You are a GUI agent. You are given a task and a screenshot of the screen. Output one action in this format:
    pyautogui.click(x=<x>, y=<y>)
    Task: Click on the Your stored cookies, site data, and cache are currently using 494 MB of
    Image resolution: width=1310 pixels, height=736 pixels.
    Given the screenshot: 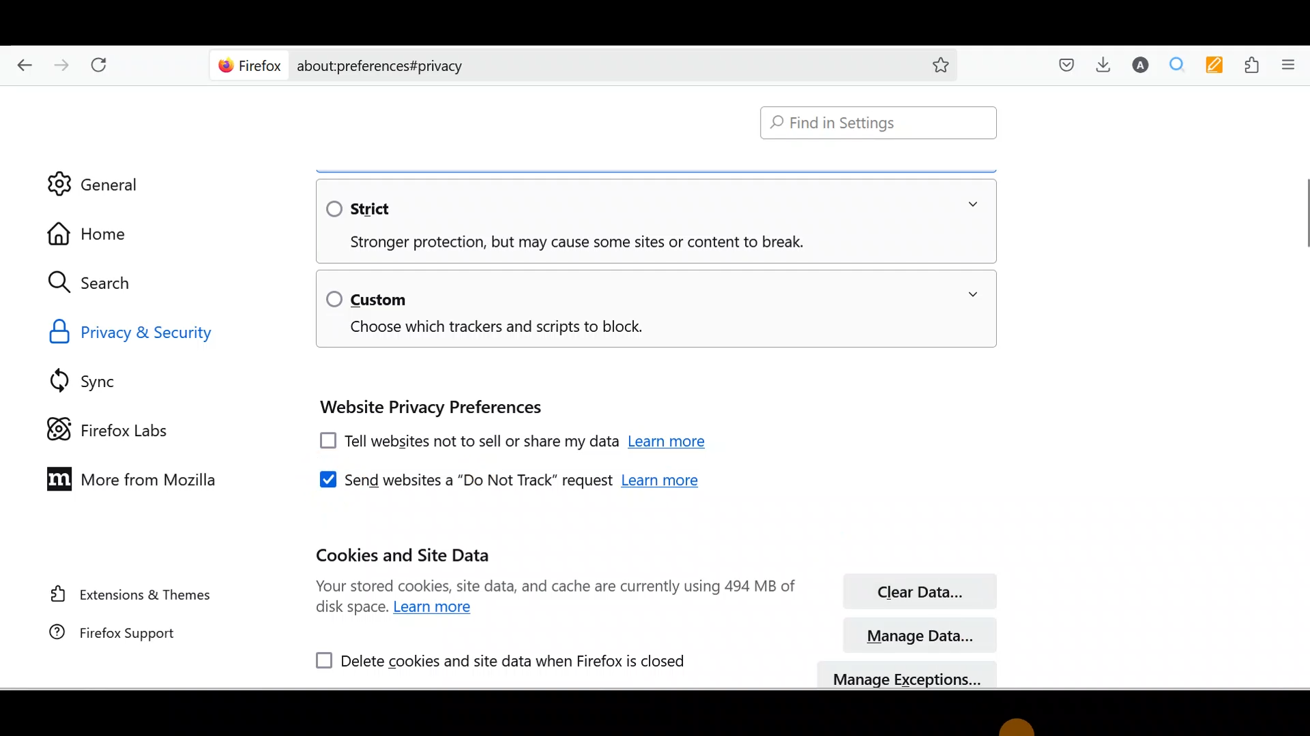 What is the action you would take?
    pyautogui.click(x=555, y=585)
    